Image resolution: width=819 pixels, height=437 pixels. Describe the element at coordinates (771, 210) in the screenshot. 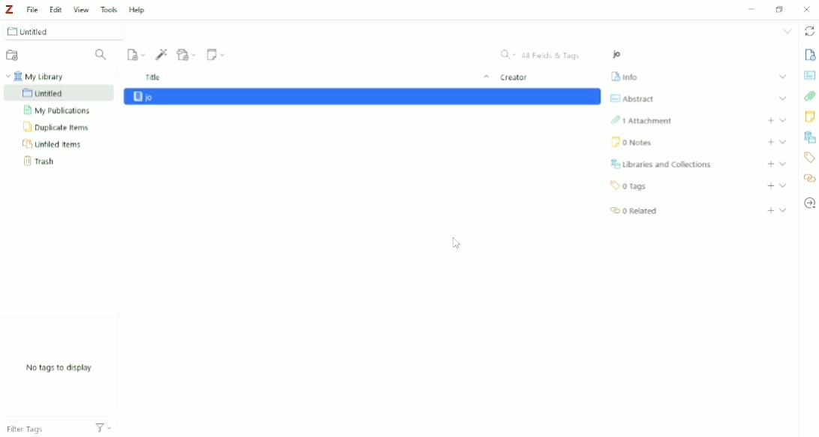

I see `Add` at that location.